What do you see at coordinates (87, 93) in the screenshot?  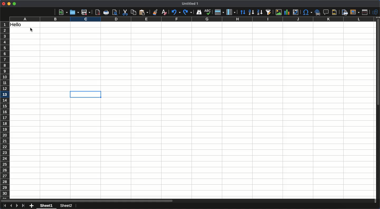 I see `Selected call` at bounding box center [87, 93].